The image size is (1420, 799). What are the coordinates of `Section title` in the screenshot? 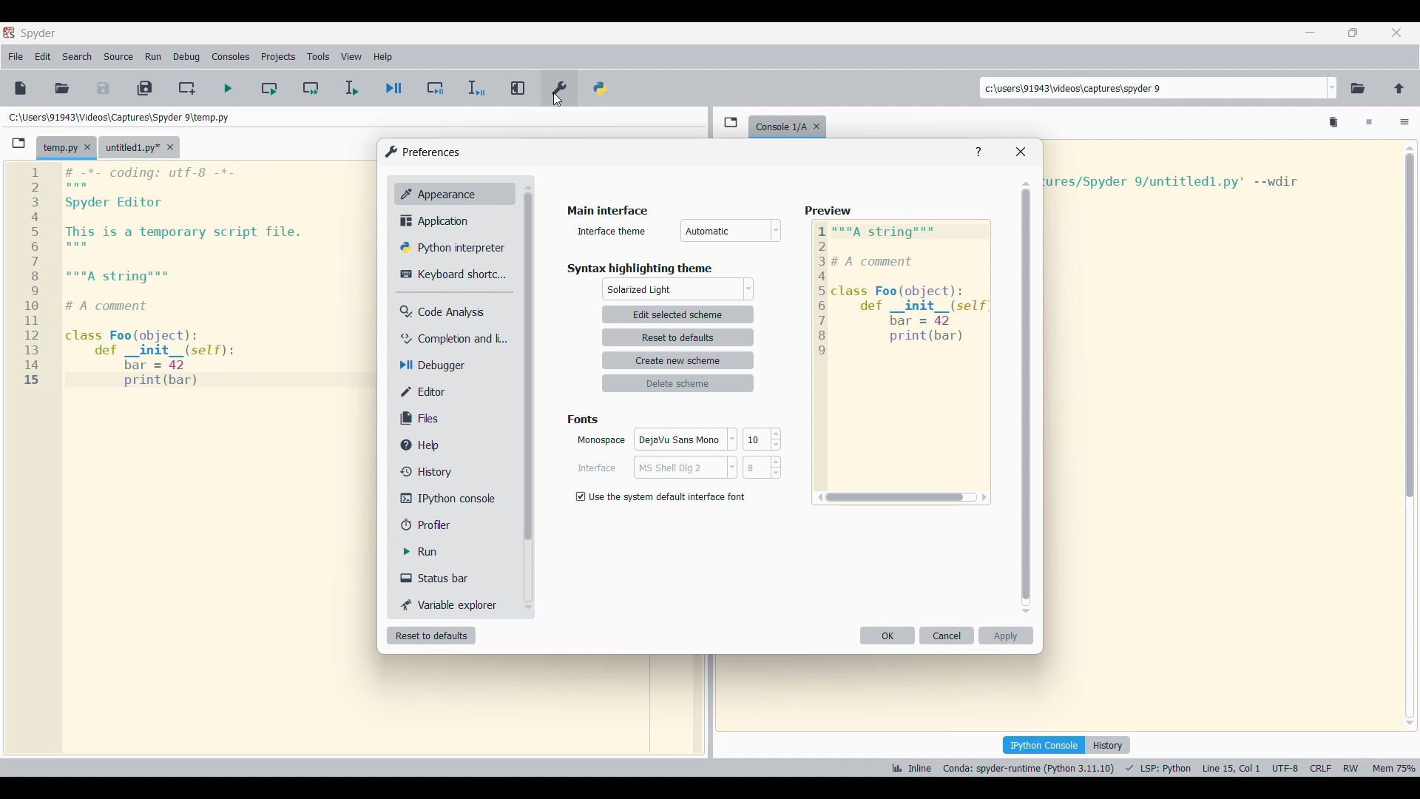 It's located at (640, 269).